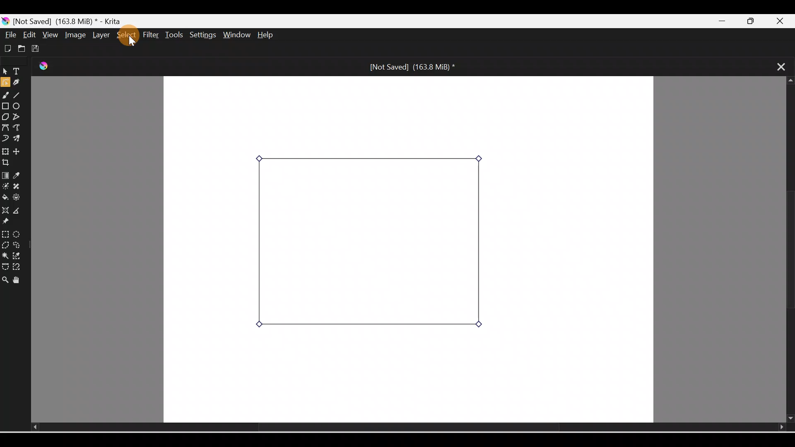  Describe the element at coordinates (20, 48) in the screenshot. I see `Open existing document` at that location.